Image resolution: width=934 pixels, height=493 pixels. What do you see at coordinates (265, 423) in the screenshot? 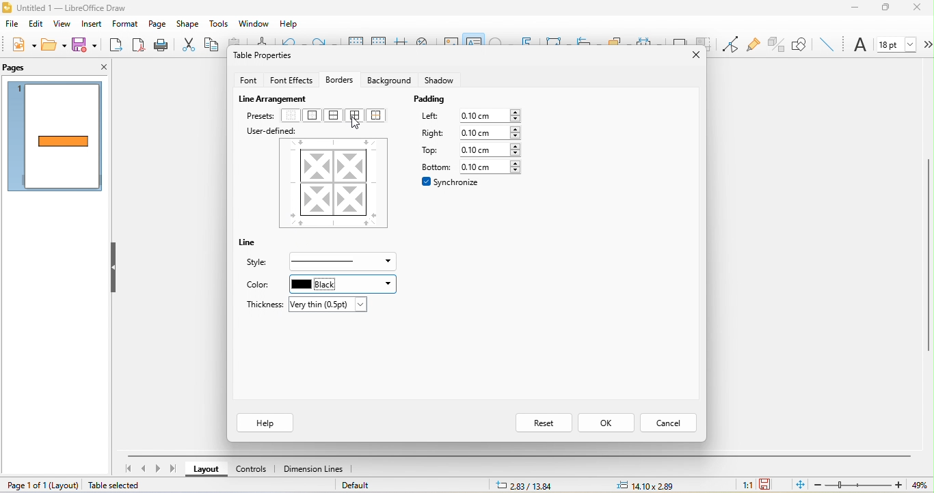
I see `help` at bounding box center [265, 423].